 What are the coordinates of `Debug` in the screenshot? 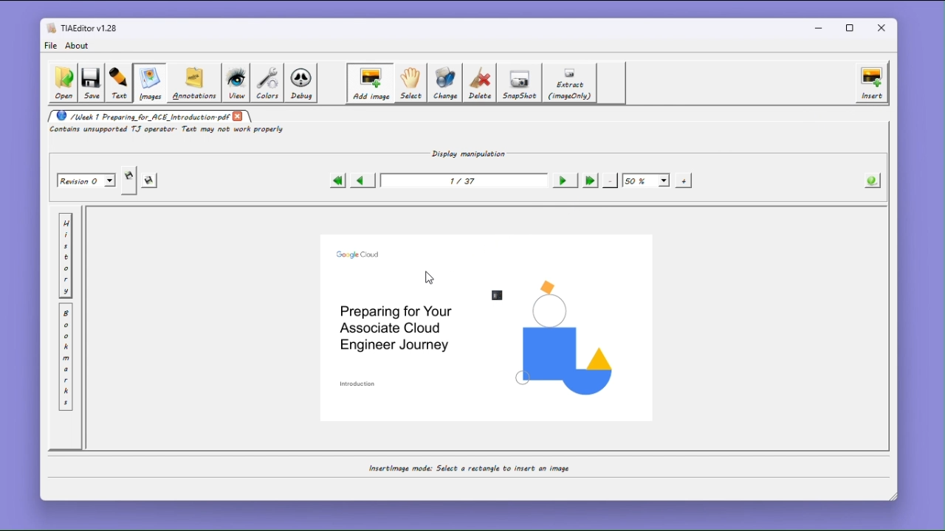 It's located at (303, 83).